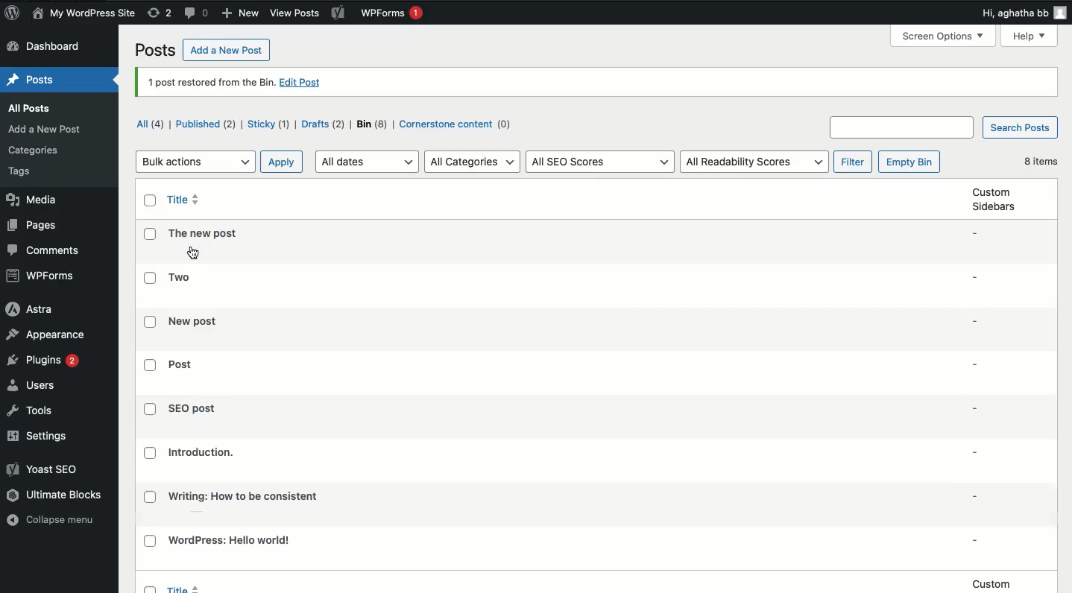 This screenshot has width=1072, height=593. Describe the element at coordinates (241, 13) in the screenshot. I see `New` at that location.